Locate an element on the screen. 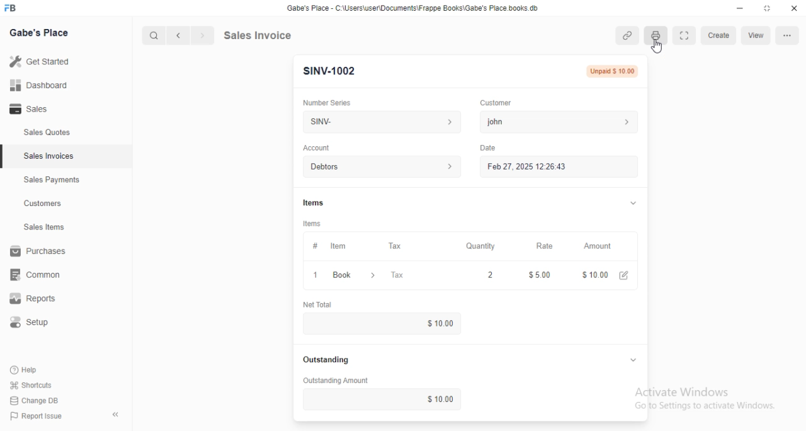 Image resolution: width=806 pixels, height=431 pixels. SINV- is located at coordinates (365, 122).